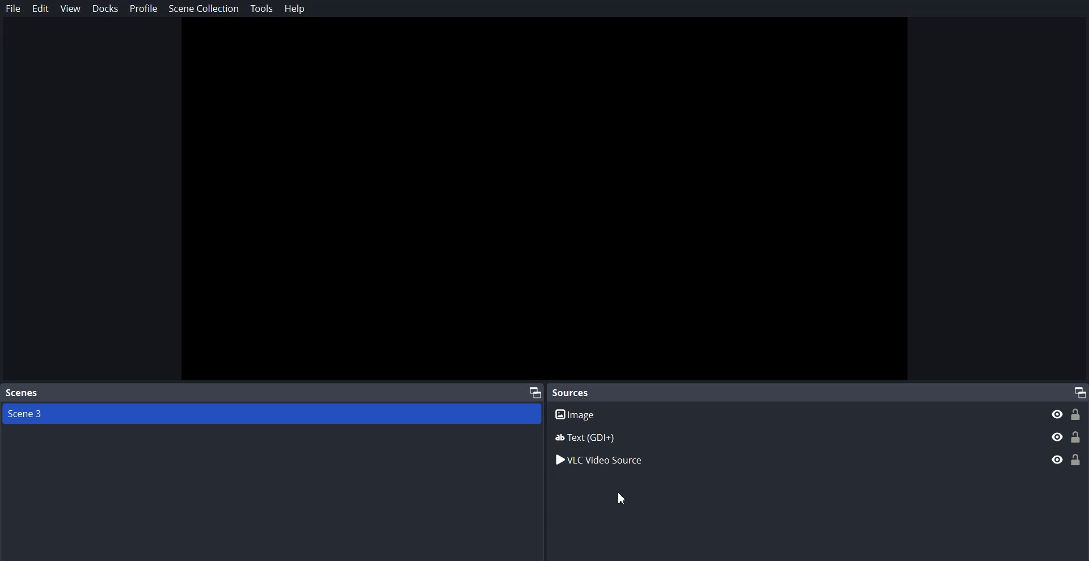 The width and height of the screenshot is (1089, 561). What do you see at coordinates (1057, 459) in the screenshot?
I see `Eye` at bounding box center [1057, 459].